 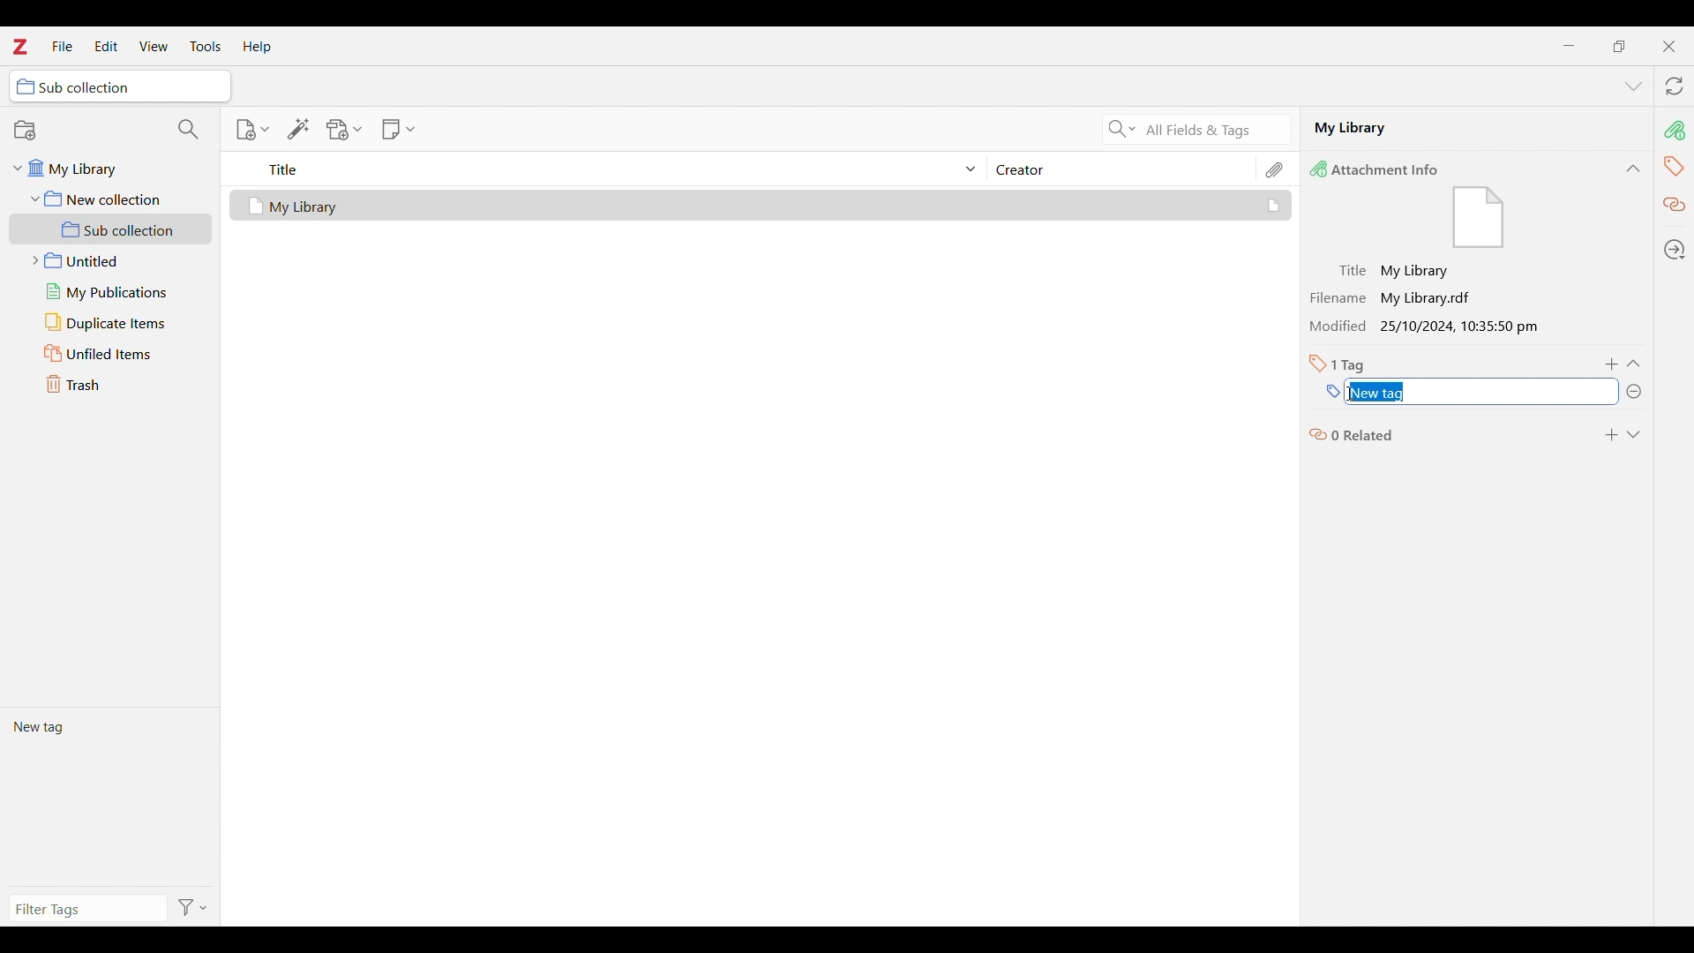 What do you see at coordinates (1353, 433) in the screenshot?
I see `0 related` at bounding box center [1353, 433].